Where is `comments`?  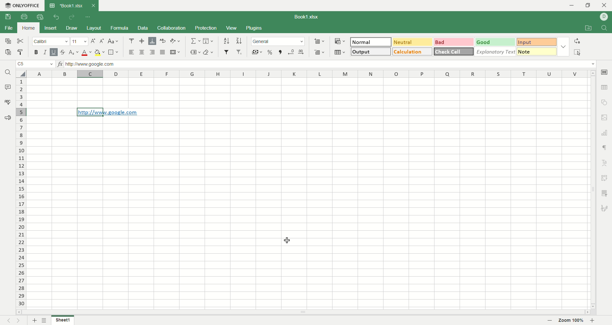 comments is located at coordinates (8, 88).